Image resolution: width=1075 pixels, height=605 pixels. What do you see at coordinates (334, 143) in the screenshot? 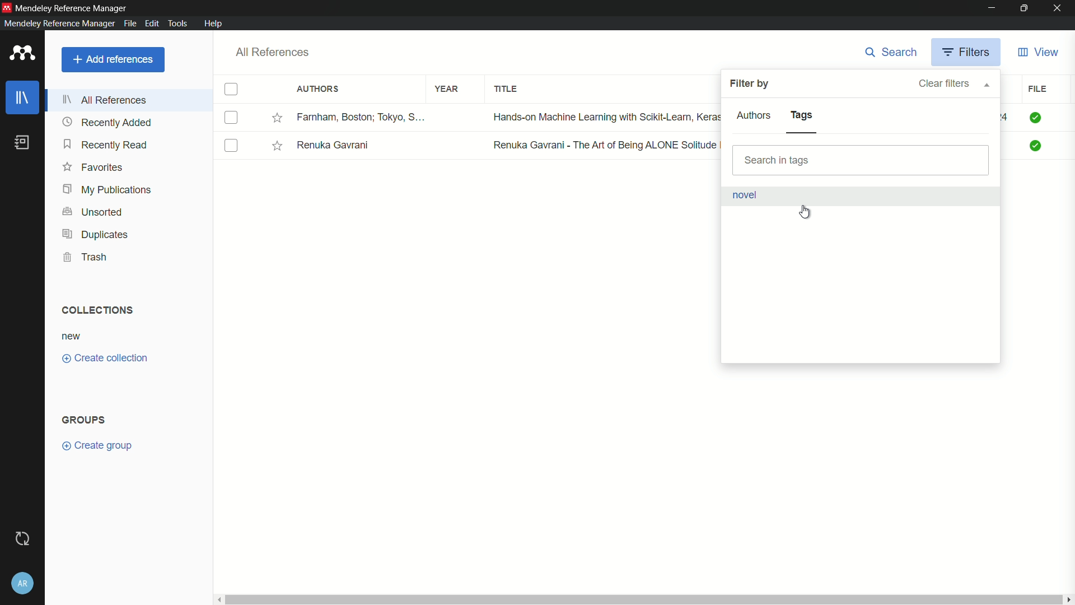
I see `Renuka Gavrani` at bounding box center [334, 143].